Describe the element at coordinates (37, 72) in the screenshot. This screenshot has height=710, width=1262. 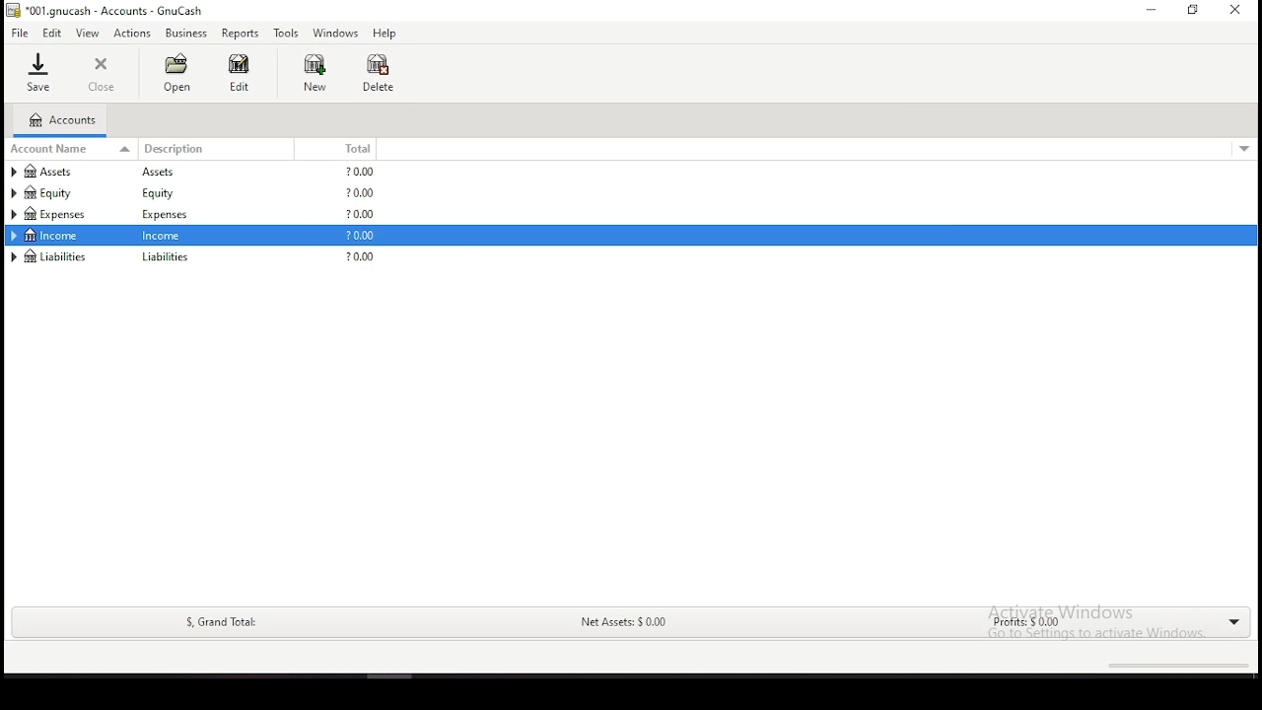
I see `save` at that location.